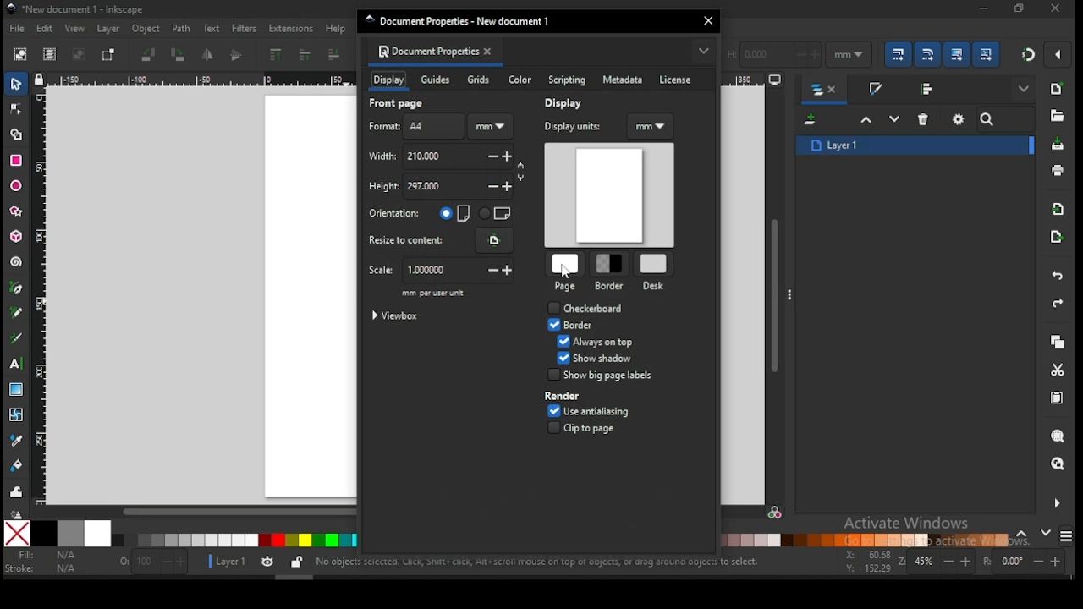 The image size is (1083, 609). What do you see at coordinates (17, 288) in the screenshot?
I see `pen tool` at bounding box center [17, 288].